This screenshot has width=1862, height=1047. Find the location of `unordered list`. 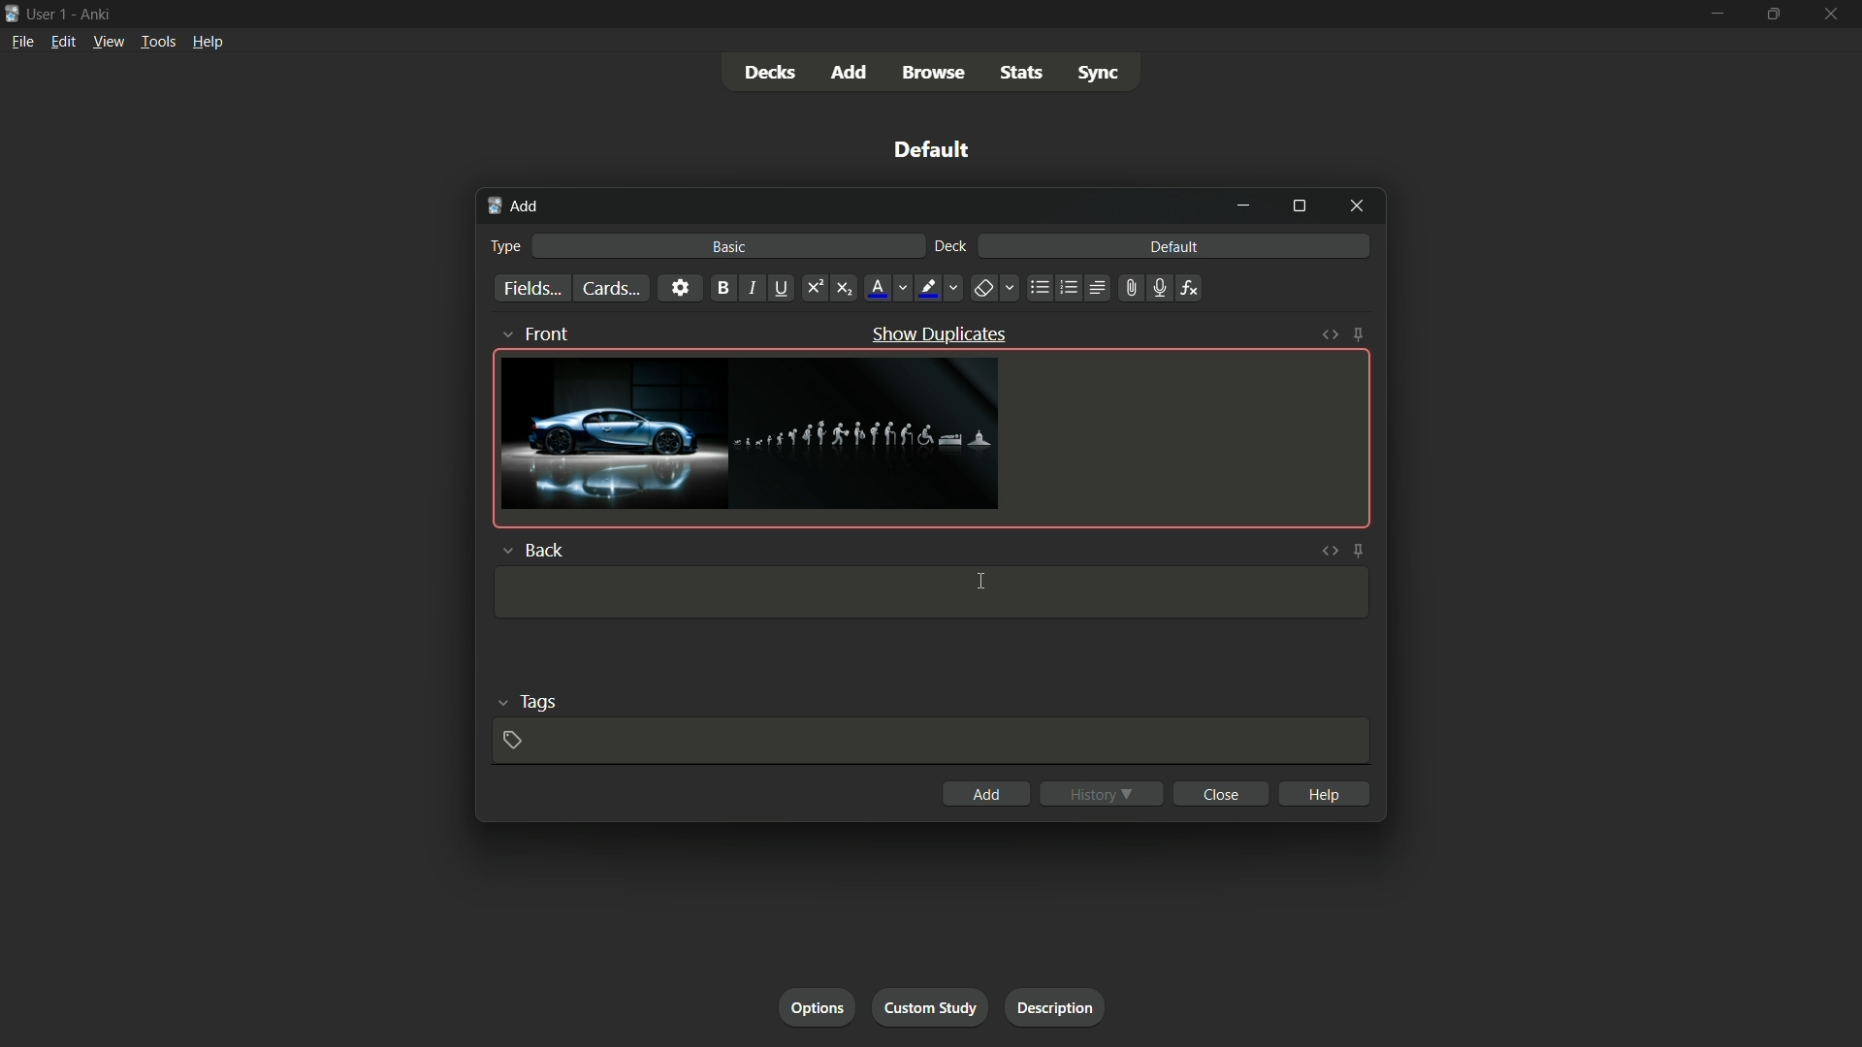

unordered list is located at coordinates (1041, 288).